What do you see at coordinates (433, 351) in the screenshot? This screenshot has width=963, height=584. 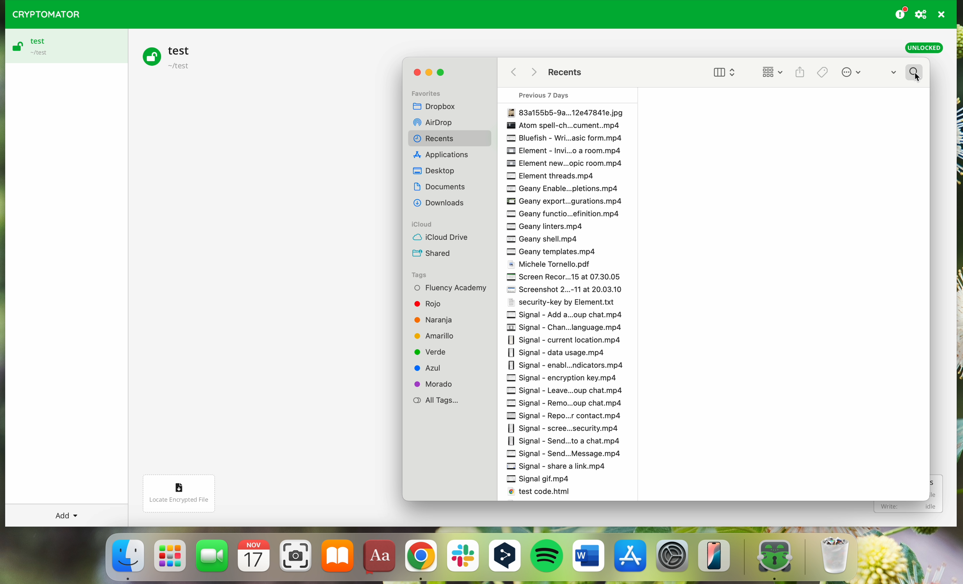 I see `Verde` at bounding box center [433, 351].